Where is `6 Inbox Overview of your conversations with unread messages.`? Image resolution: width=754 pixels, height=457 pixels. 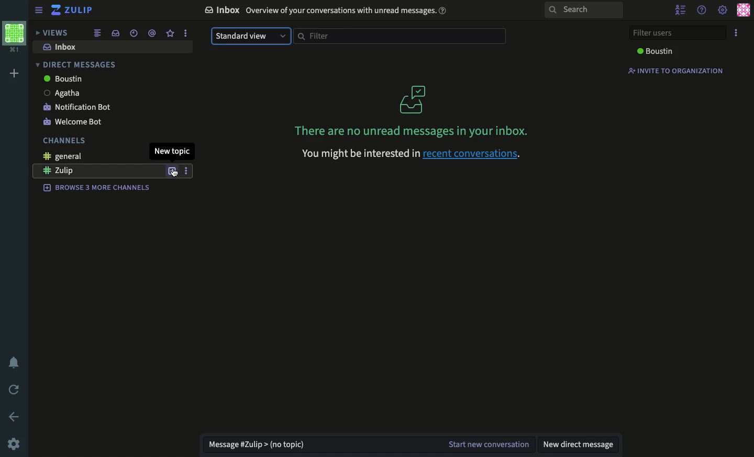 6 Inbox Overview of your conversations with unread messages. is located at coordinates (322, 10).